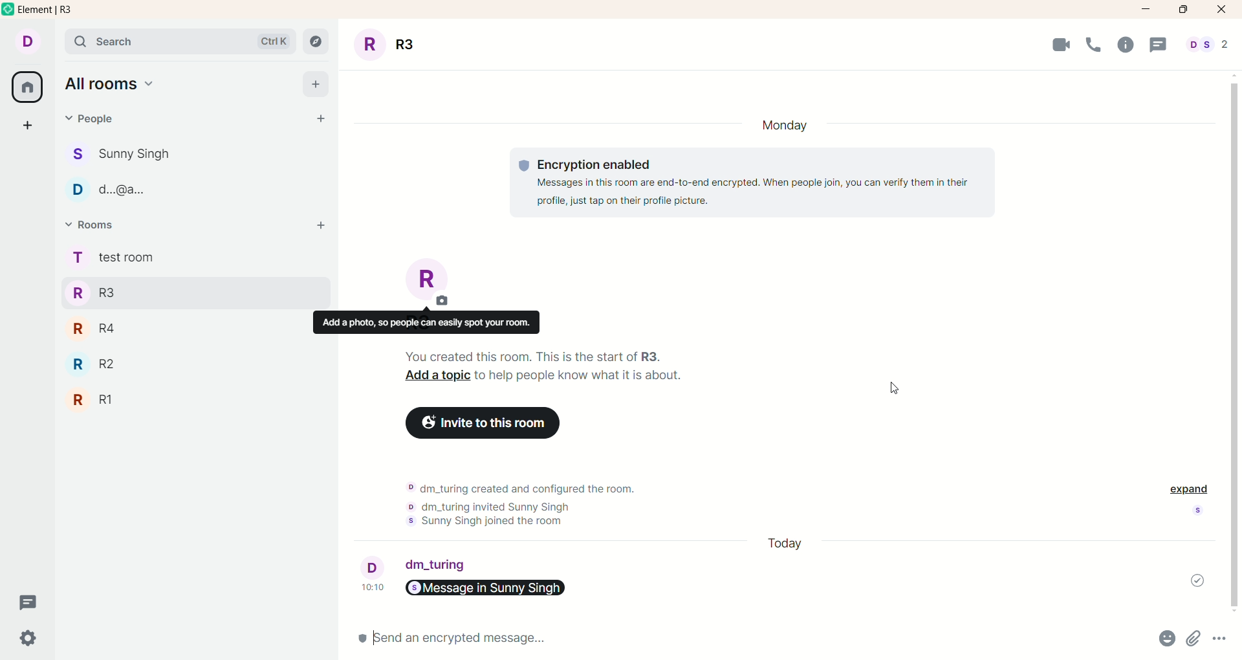  Describe the element at coordinates (138, 152) in the screenshot. I see `people` at that location.